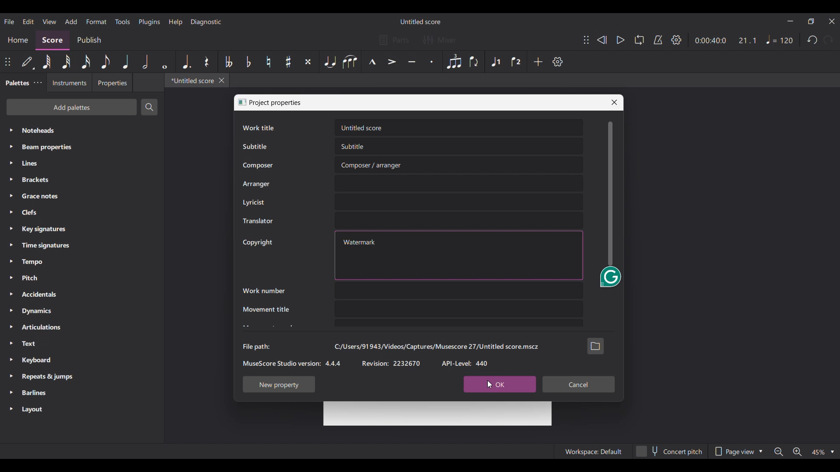 The height and width of the screenshot is (472, 840). I want to click on 32nd menu, so click(66, 62).